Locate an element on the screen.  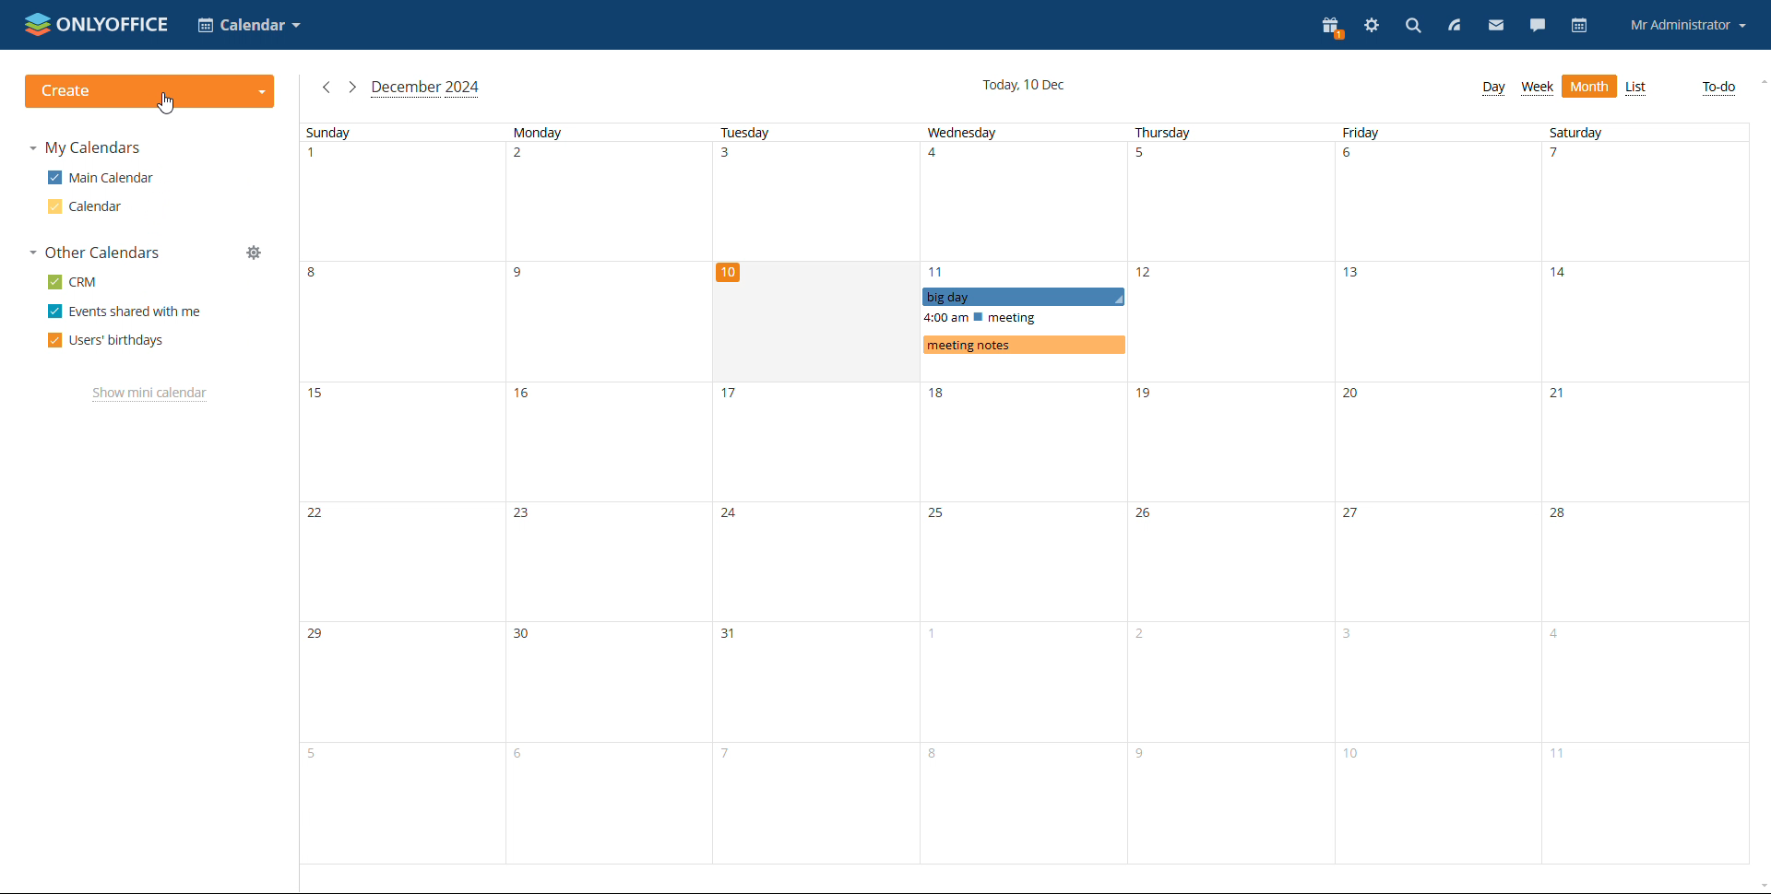
current month is located at coordinates (426, 89).